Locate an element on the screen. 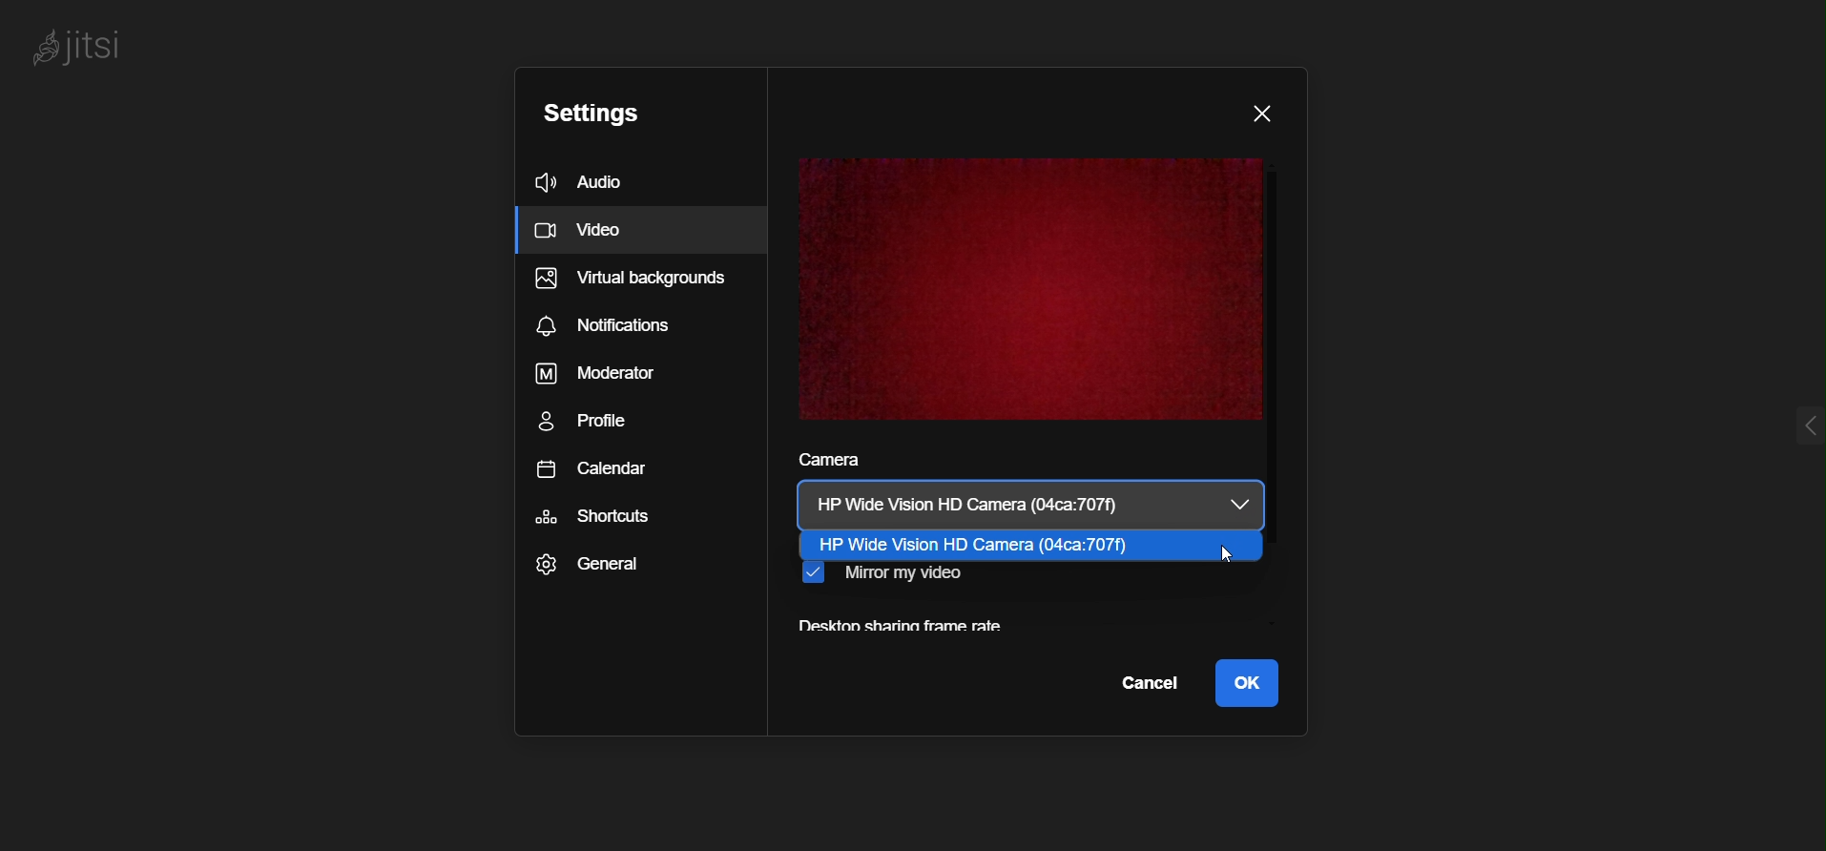 The width and height of the screenshot is (1826, 851). Video is located at coordinates (644, 231).